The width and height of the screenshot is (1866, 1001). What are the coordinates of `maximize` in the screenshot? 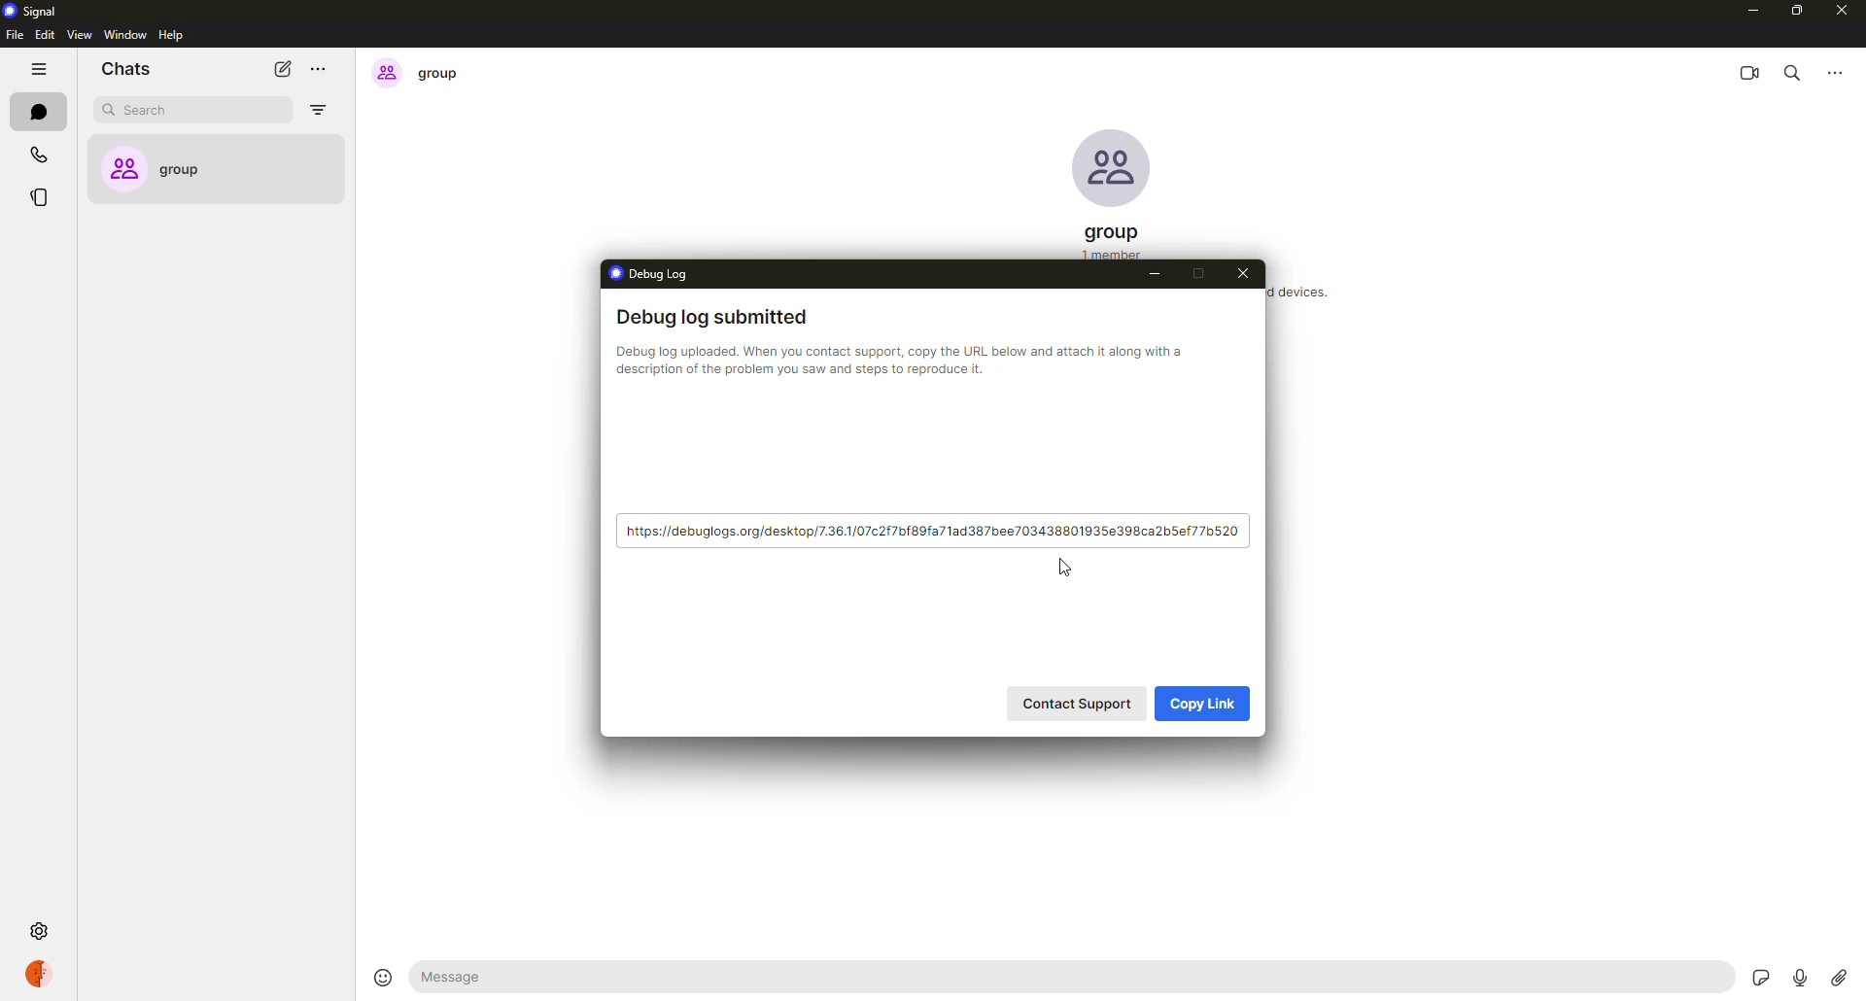 It's located at (1797, 13).